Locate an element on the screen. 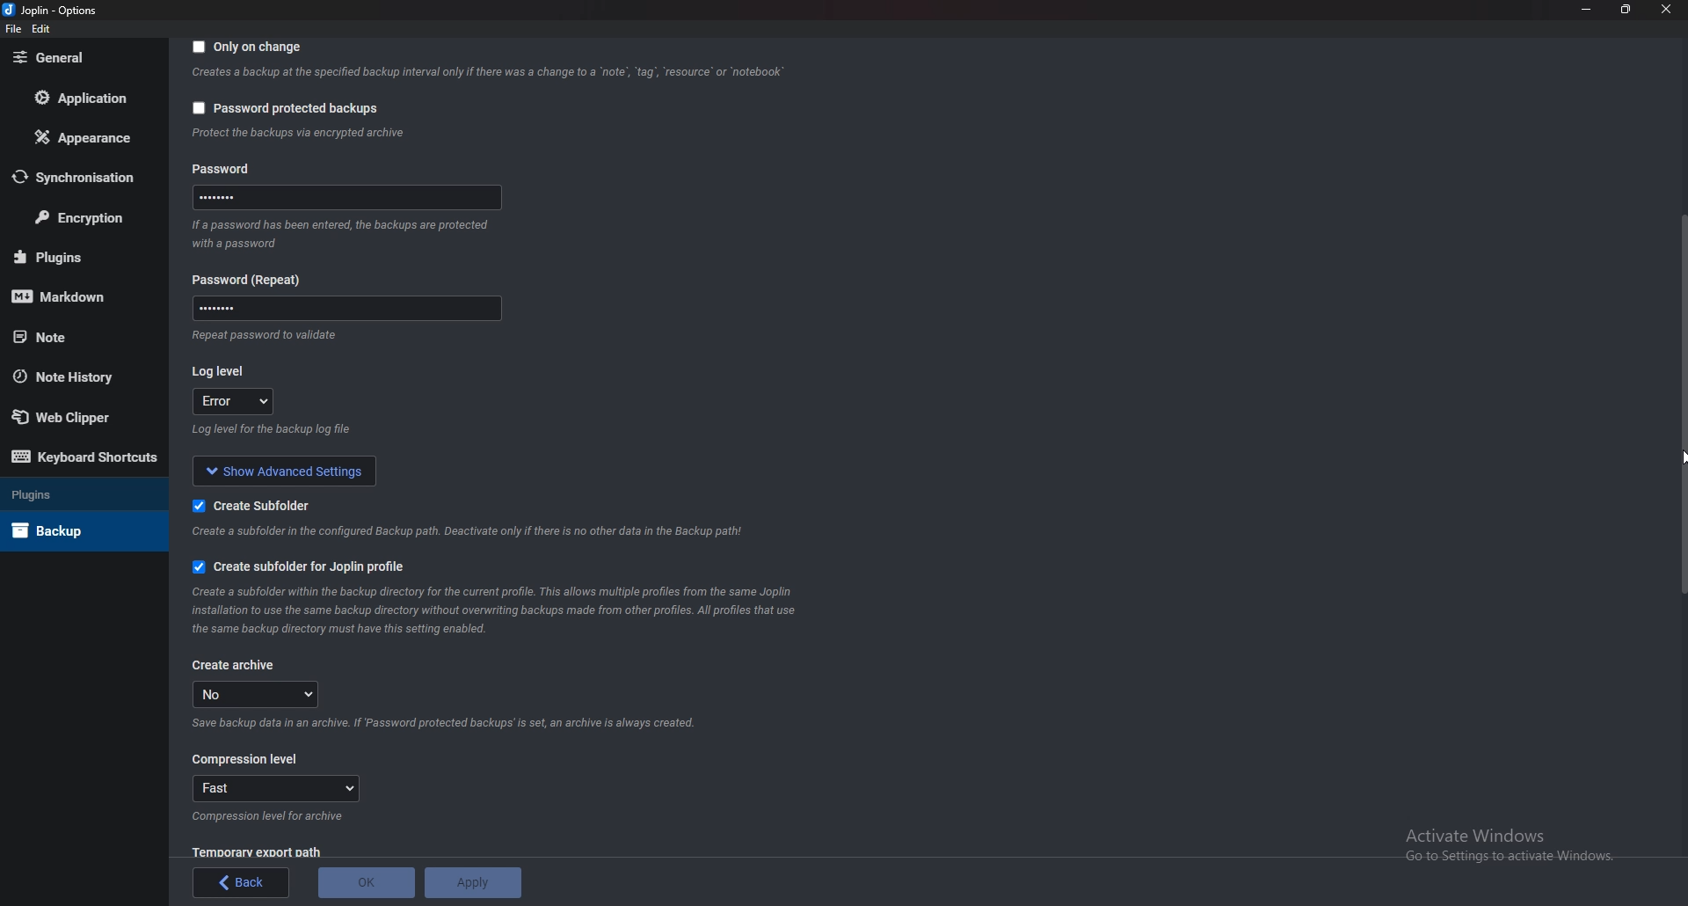  create archive is located at coordinates (235, 665).